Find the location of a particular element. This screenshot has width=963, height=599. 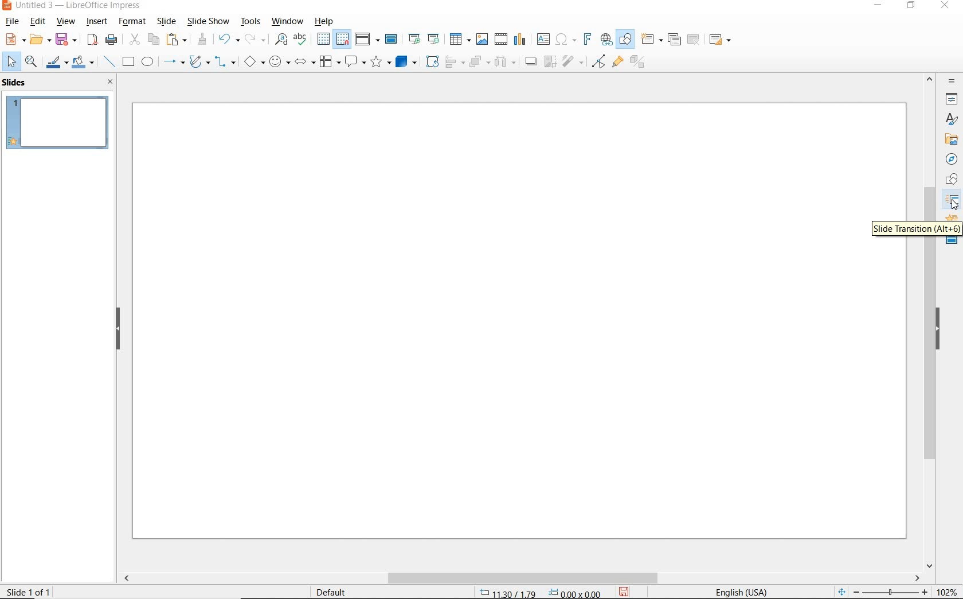

NEW SLIDE is located at coordinates (651, 40).